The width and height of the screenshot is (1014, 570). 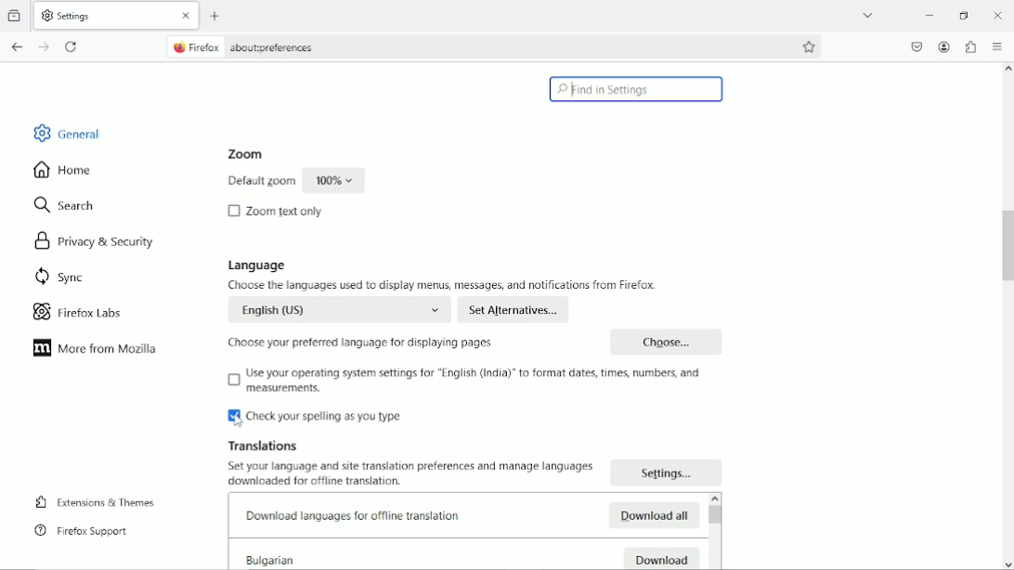 I want to click on Check your spelling as you type, so click(x=315, y=417).